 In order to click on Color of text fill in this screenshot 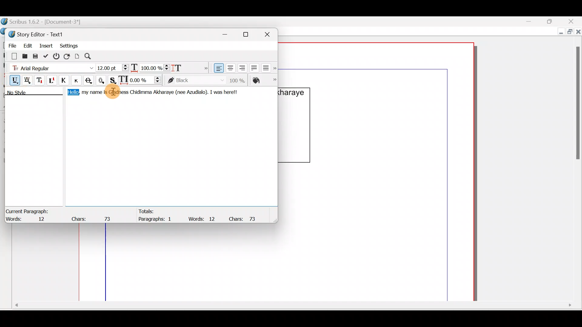, I will do `click(264, 80)`.